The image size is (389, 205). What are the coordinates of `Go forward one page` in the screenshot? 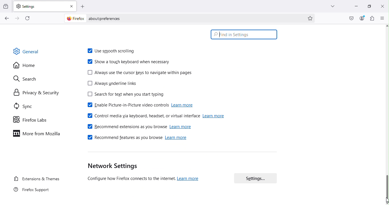 It's located at (18, 18).